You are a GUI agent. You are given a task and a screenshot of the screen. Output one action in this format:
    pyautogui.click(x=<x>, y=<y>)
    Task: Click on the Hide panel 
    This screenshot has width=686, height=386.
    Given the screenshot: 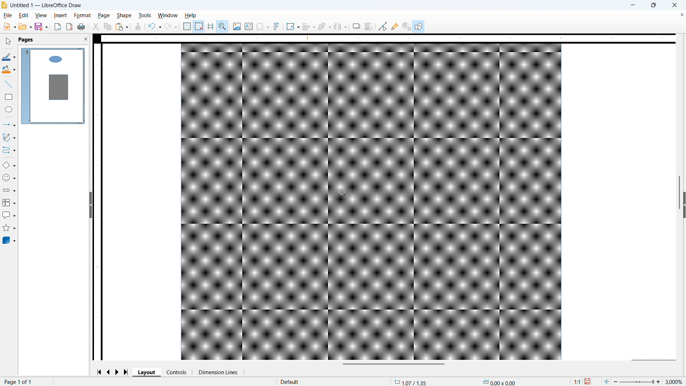 What is the action you would take?
    pyautogui.click(x=90, y=204)
    